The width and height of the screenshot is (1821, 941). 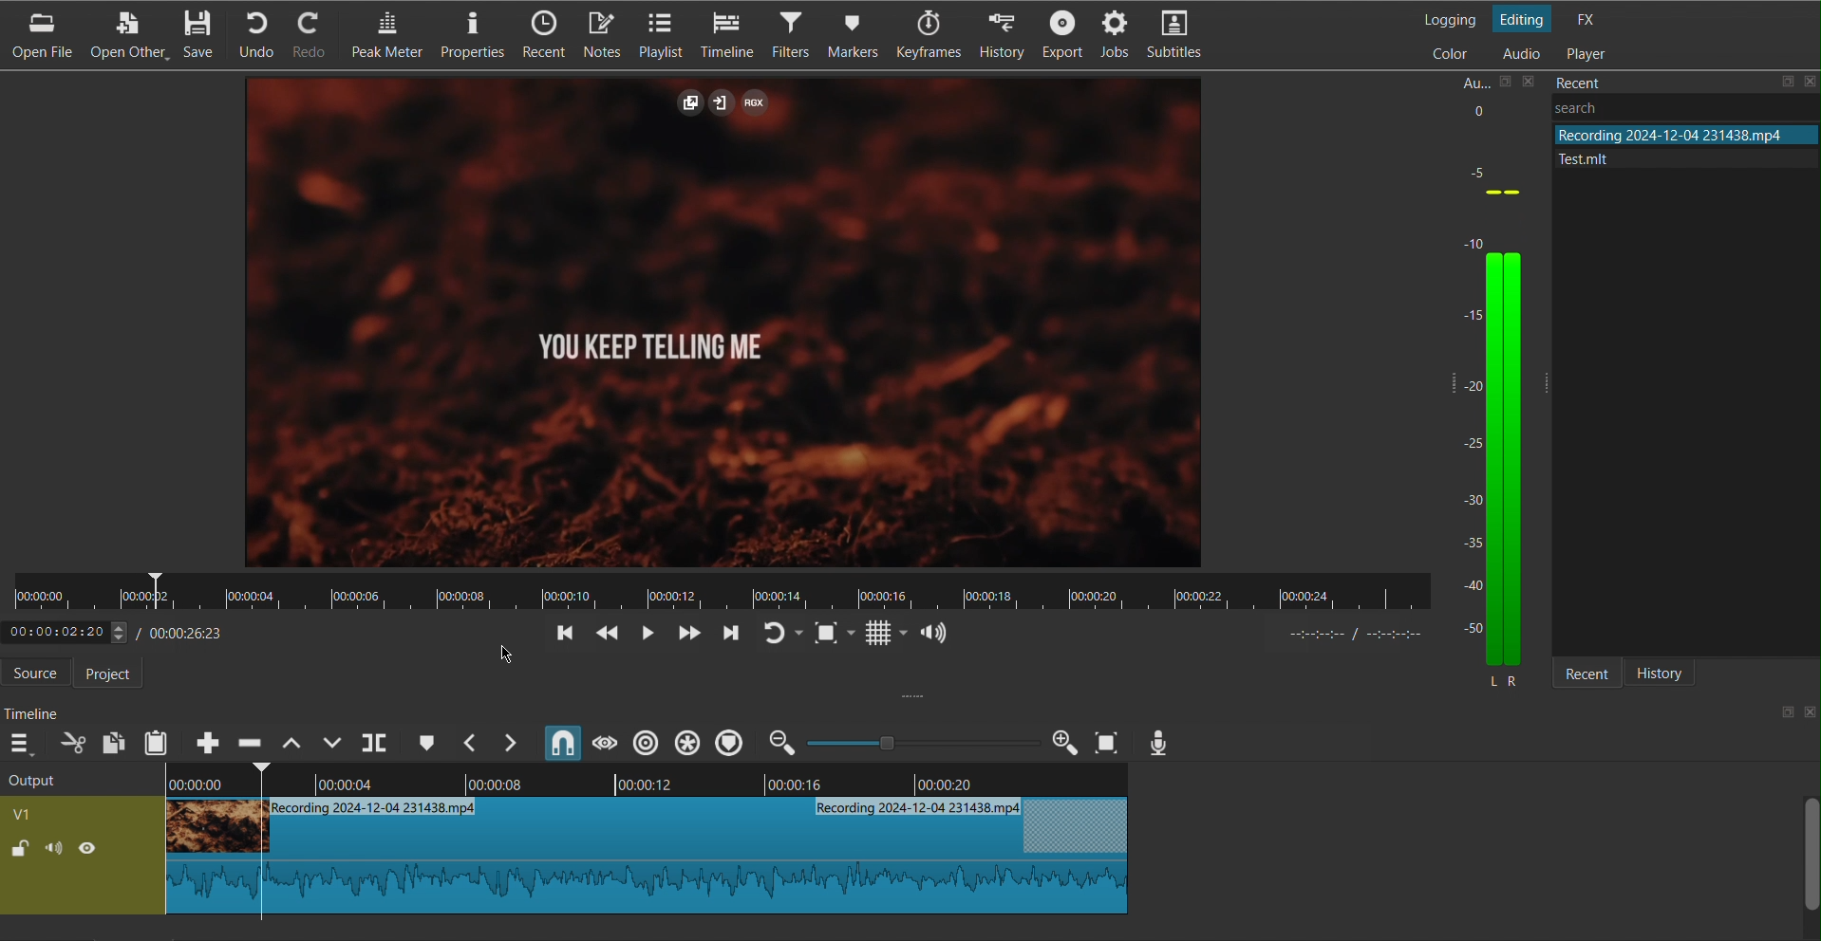 What do you see at coordinates (727, 635) in the screenshot?
I see `Move Forward` at bounding box center [727, 635].